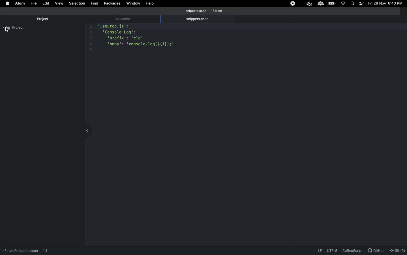 The image size is (407, 255). What do you see at coordinates (8, 3) in the screenshot?
I see `Apple logo` at bounding box center [8, 3].